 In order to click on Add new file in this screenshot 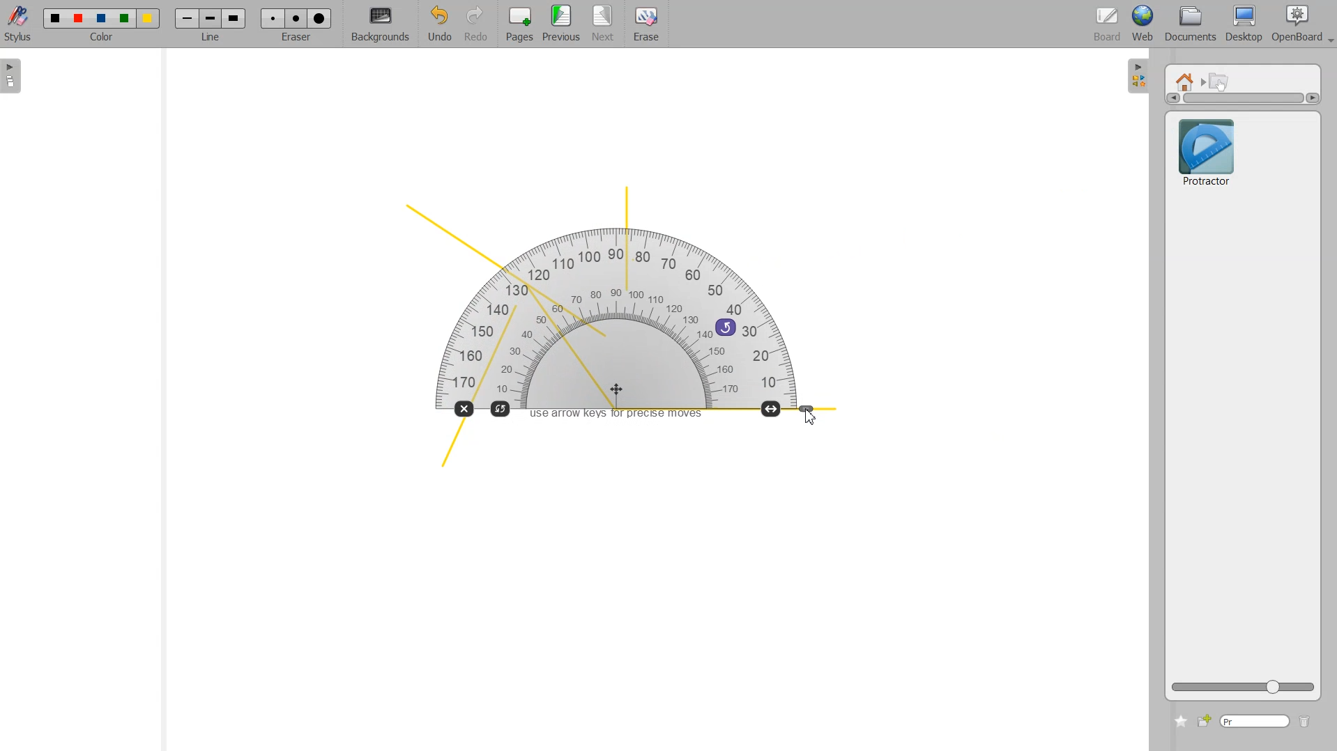, I will do `click(1203, 721)`.